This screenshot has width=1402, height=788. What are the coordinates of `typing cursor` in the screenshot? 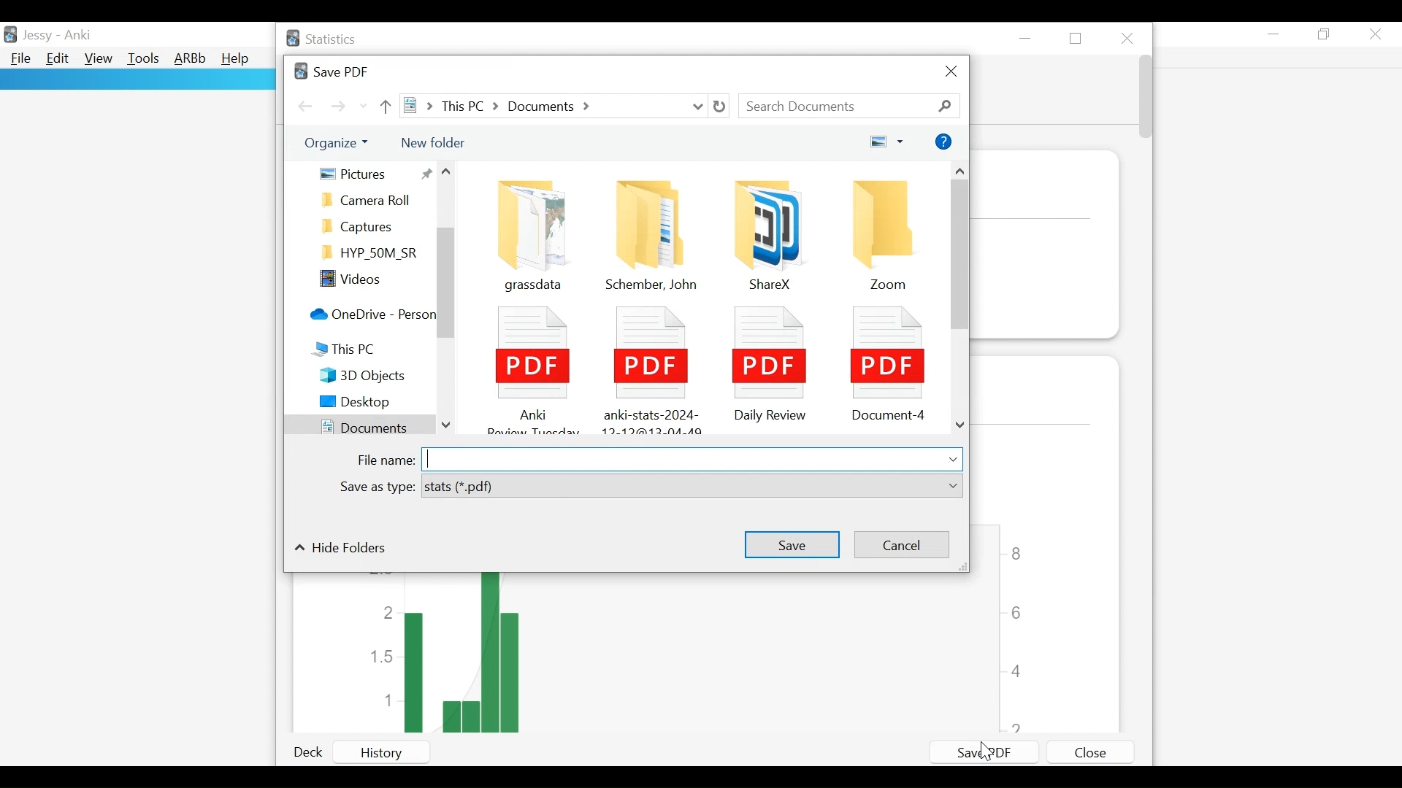 It's located at (433, 458).